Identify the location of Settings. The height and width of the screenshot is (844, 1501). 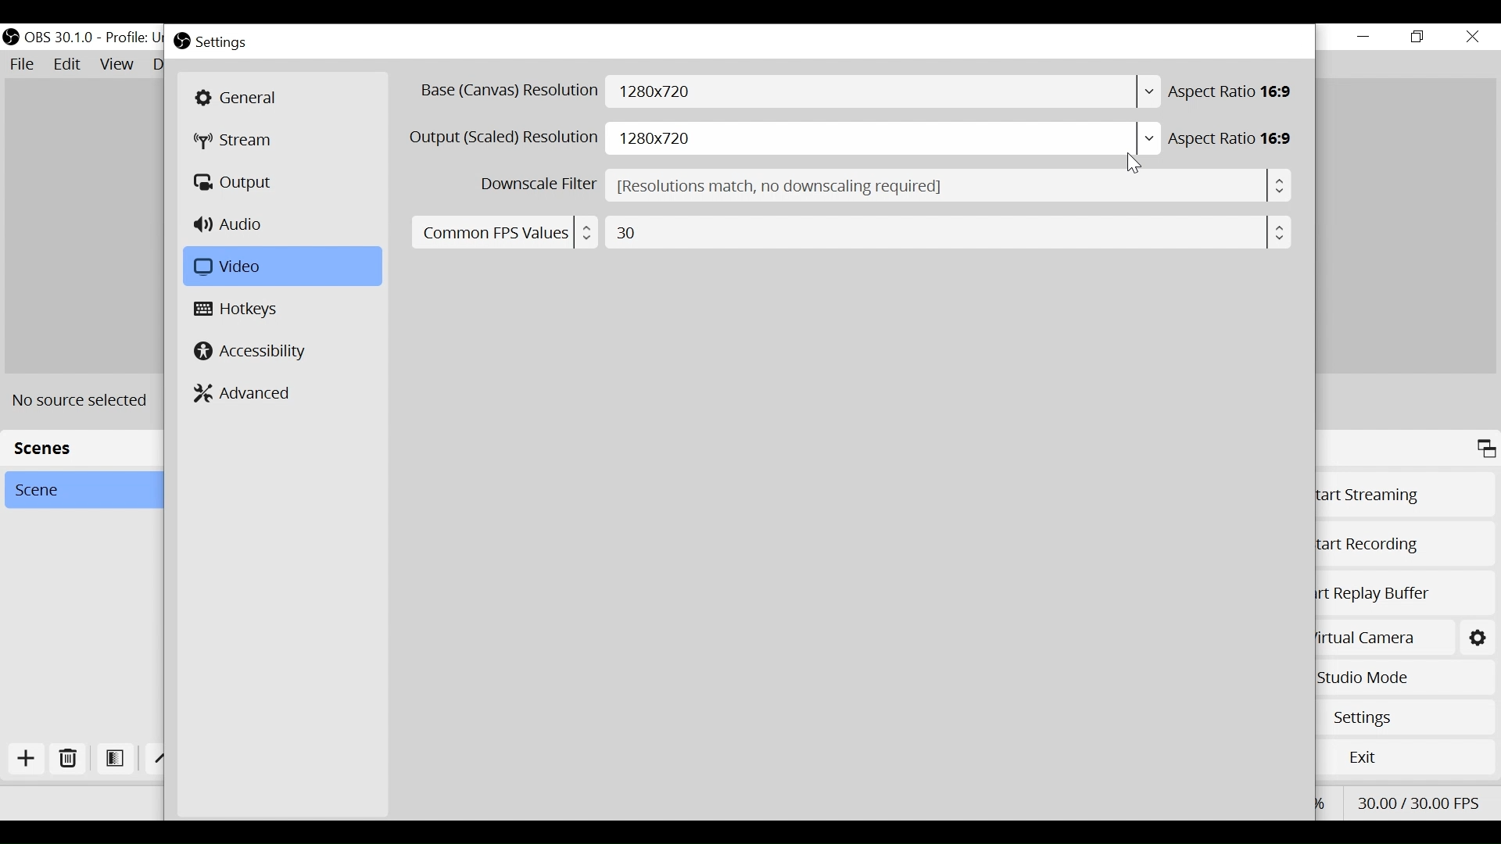
(223, 43).